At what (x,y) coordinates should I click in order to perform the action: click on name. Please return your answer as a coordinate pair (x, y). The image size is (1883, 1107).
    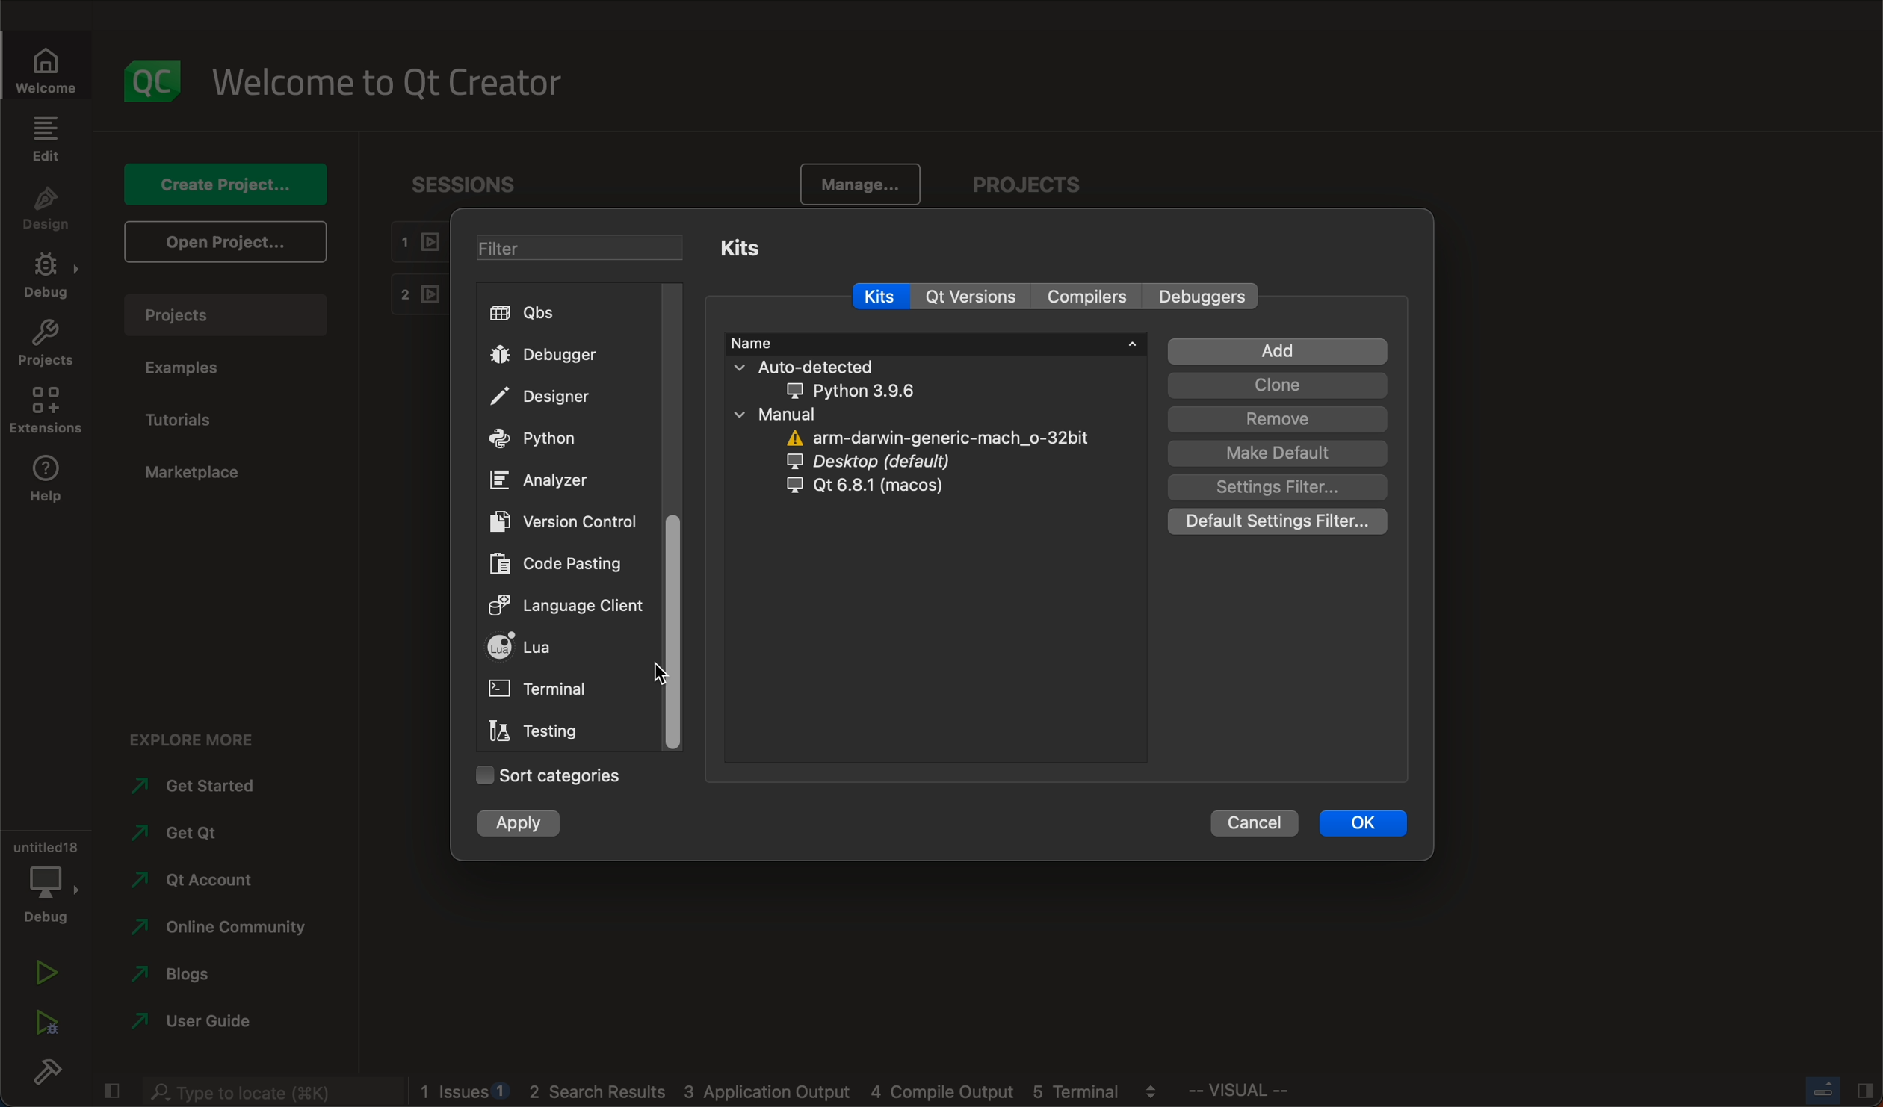
    Looking at the image, I should click on (936, 342).